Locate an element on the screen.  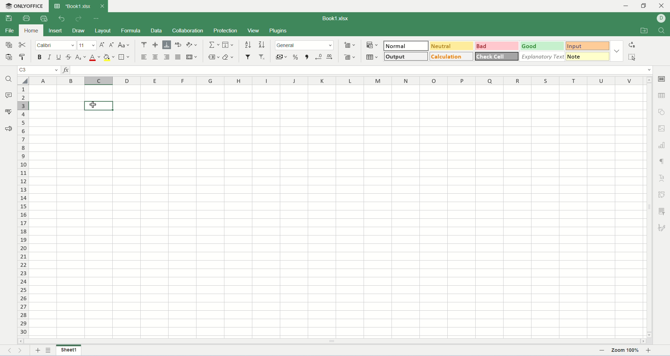
number format is located at coordinates (305, 46).